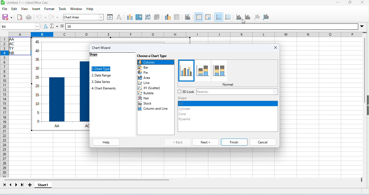  Describe the element at coordinates (228, 104) in the screenshot. I see `bar` at that location.